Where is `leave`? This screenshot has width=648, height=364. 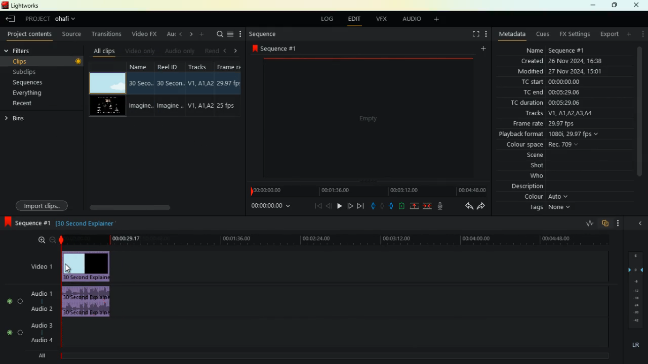 leave is located at coordinates (11, 20).